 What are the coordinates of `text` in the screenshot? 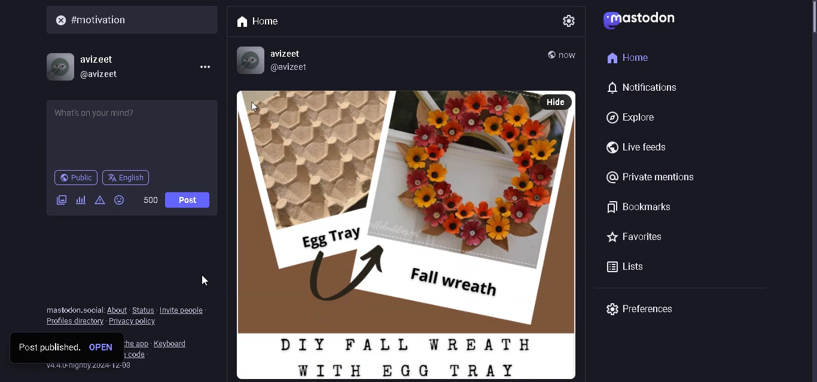 It's located at (74, 310).